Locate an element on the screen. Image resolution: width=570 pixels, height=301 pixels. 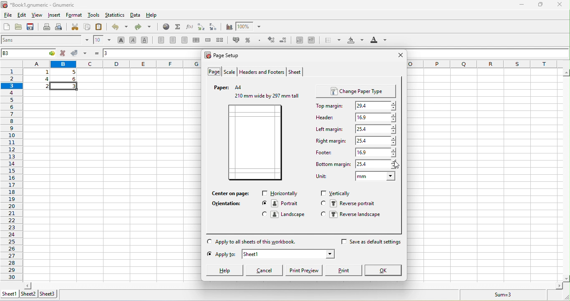
apply to is located at coordinates (220, 256).